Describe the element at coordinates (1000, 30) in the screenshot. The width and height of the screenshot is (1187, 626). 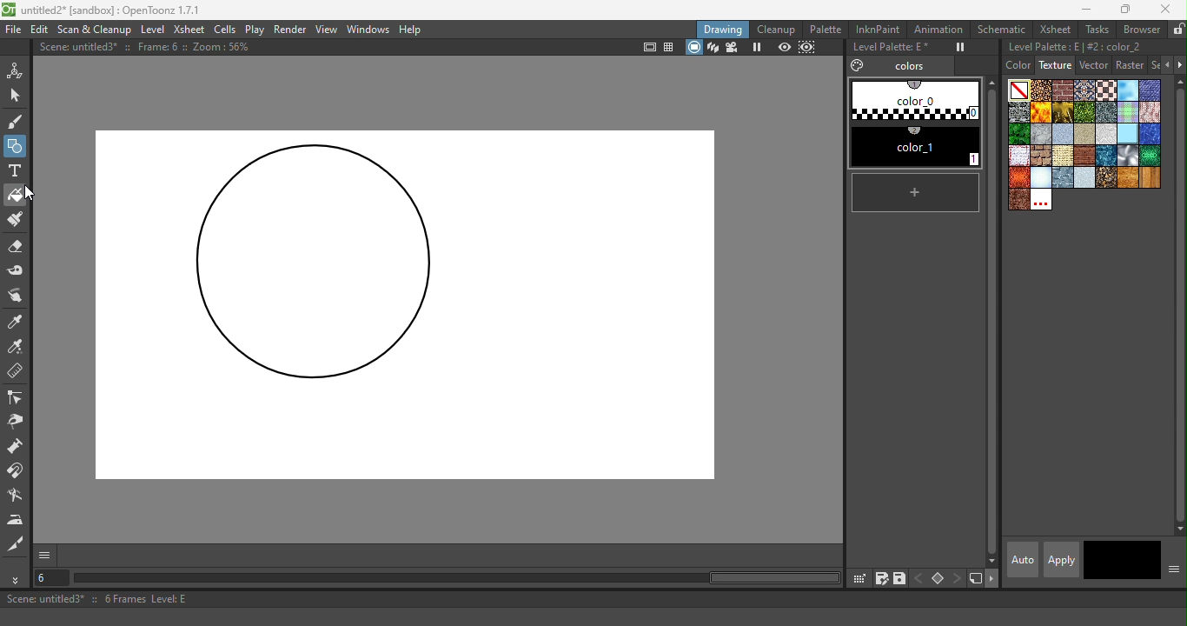
I see `Schematic` at that location.